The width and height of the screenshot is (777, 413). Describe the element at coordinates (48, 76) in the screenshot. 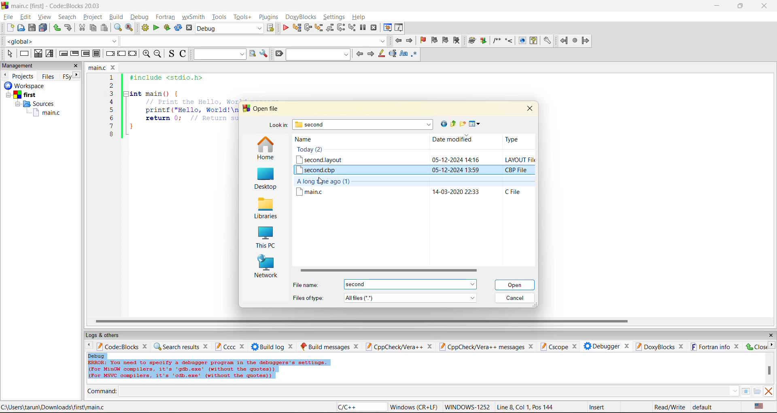

I see `files` at that location.